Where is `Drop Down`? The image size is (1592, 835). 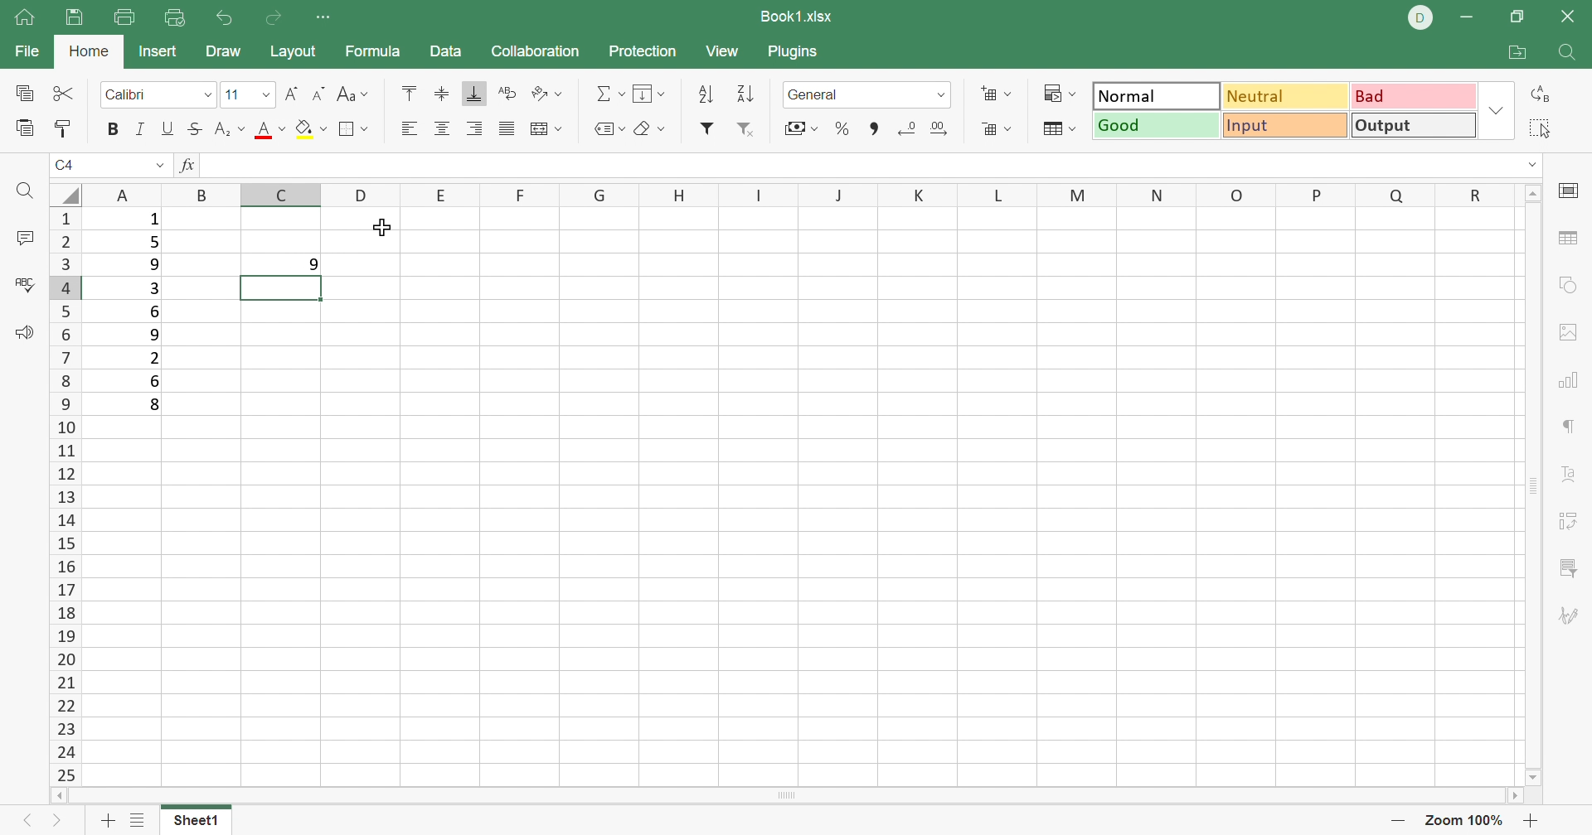 Drop Down is located at coordinates (1498, 109).